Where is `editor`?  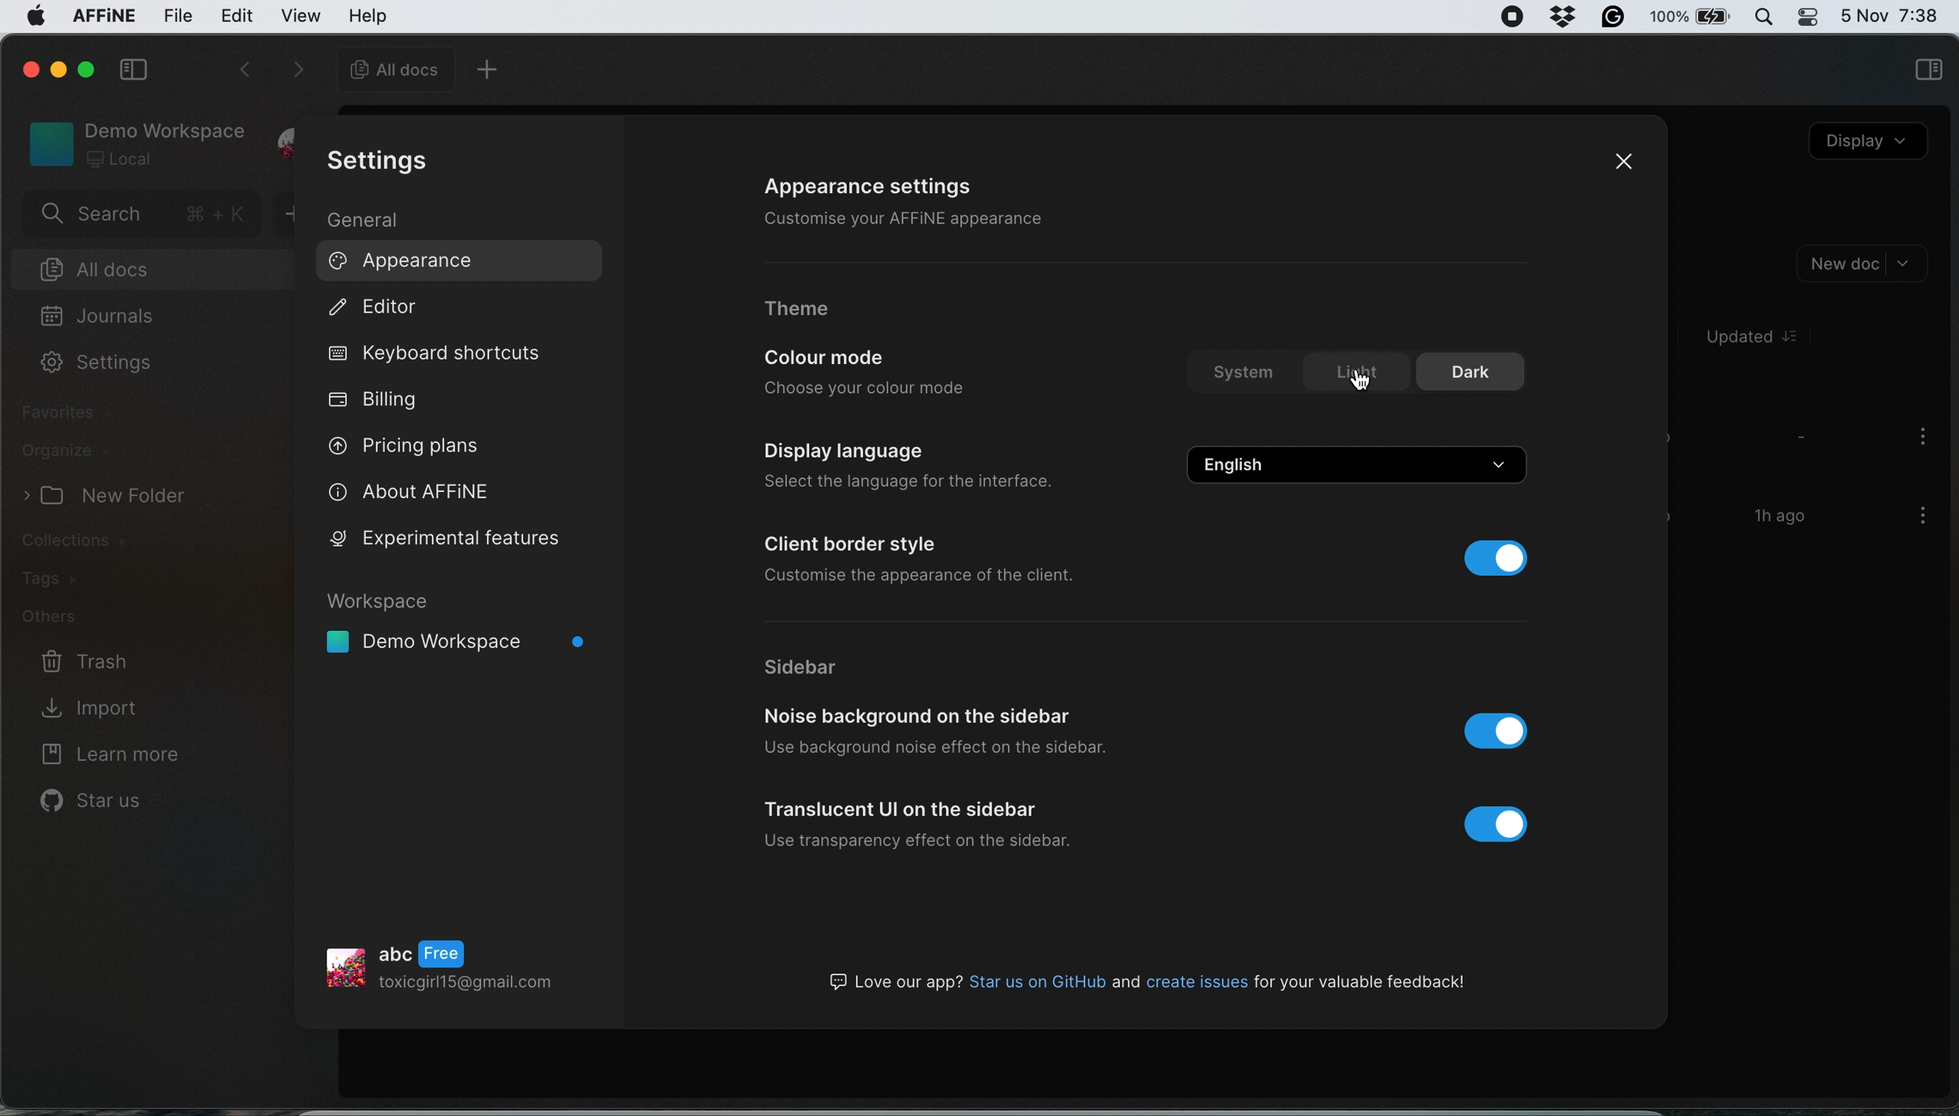 editor is located at coordinates (381, 311).